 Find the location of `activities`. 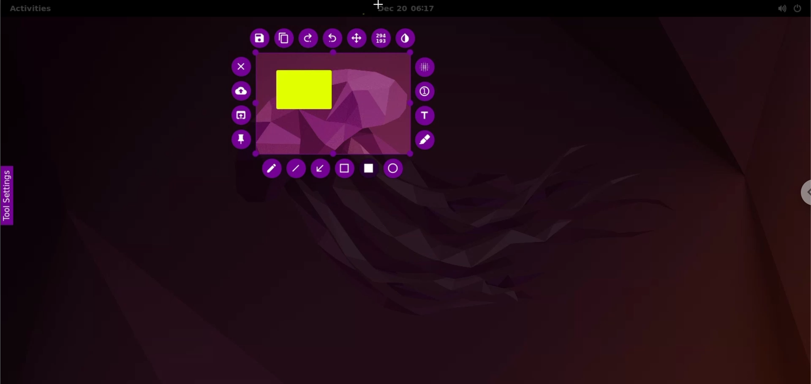

activities is located at coordinates (30, 10).